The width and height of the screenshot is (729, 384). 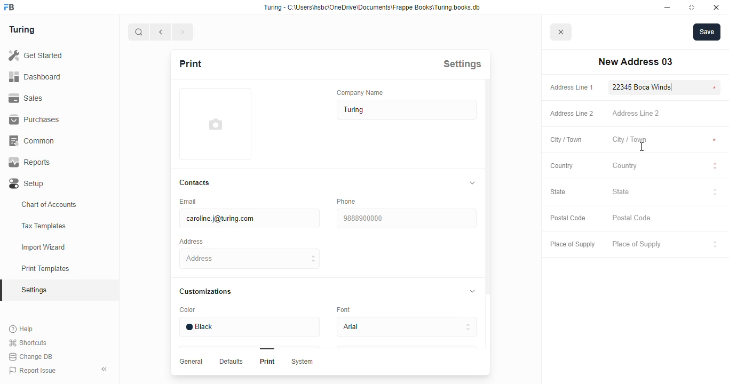 What do you see at coordinates (191, 361) in the screenshot?
I see `General` at bounding box center [191, 361].